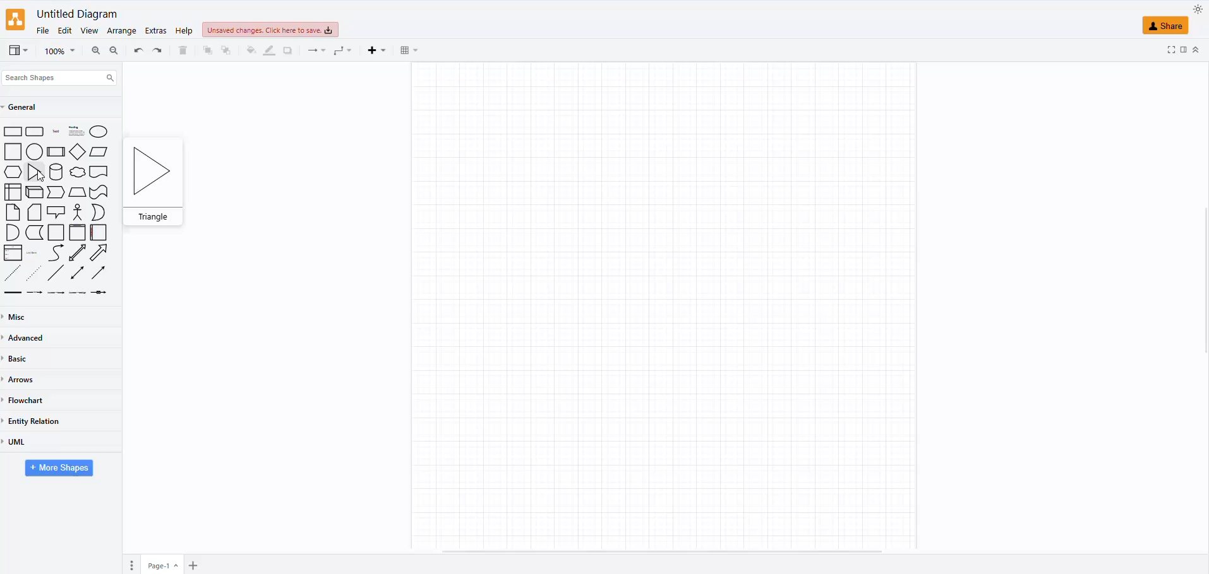  I want to click on Bordered Arrow, so click(100, 253).